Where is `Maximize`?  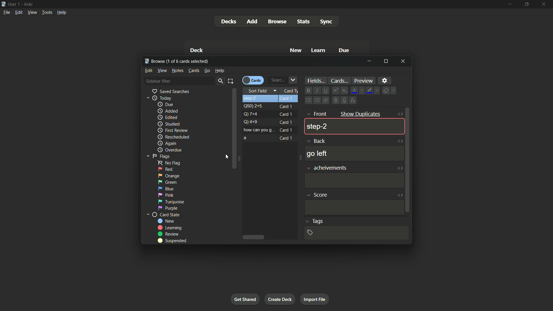 Maximize is located at coordinates (386, 61).